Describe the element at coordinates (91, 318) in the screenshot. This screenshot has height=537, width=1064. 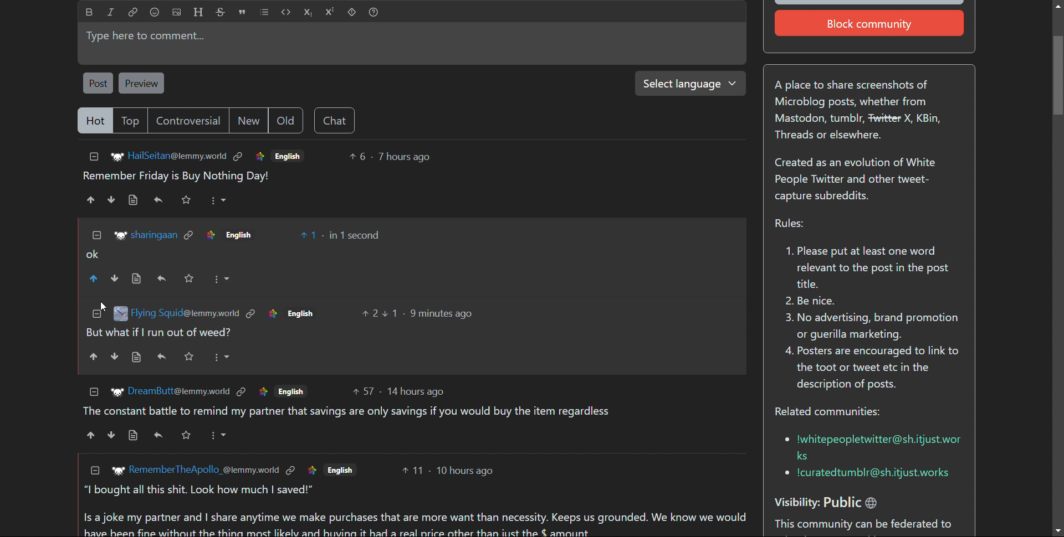
I see `collapse` at that location.